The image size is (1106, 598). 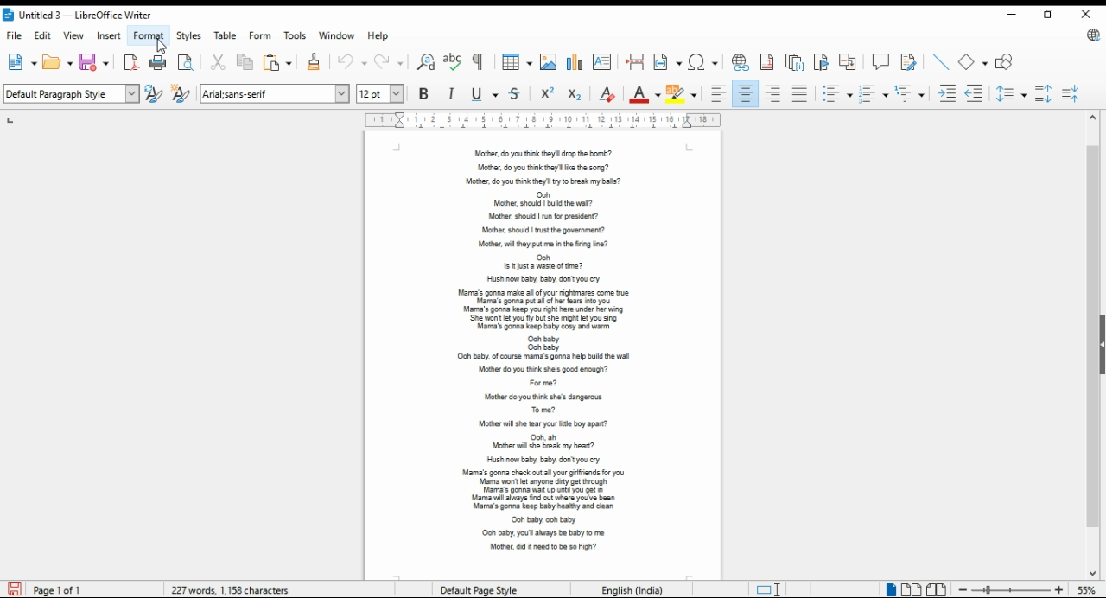 I want to click on file, so click(x=15, y=37).